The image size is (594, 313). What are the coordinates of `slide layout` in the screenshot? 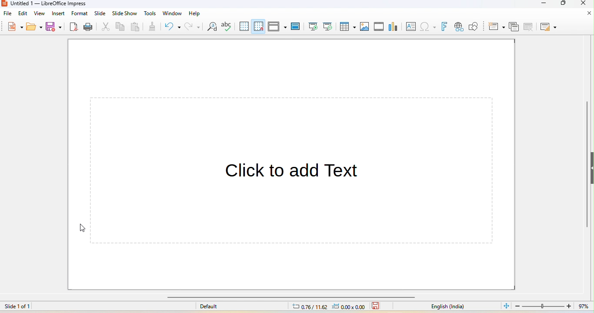 It's located at (548, 27).